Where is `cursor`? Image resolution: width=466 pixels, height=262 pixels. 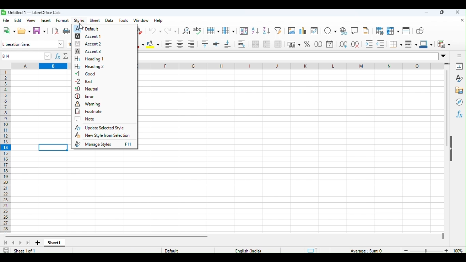 cursor is located at coordinates (83, 27).